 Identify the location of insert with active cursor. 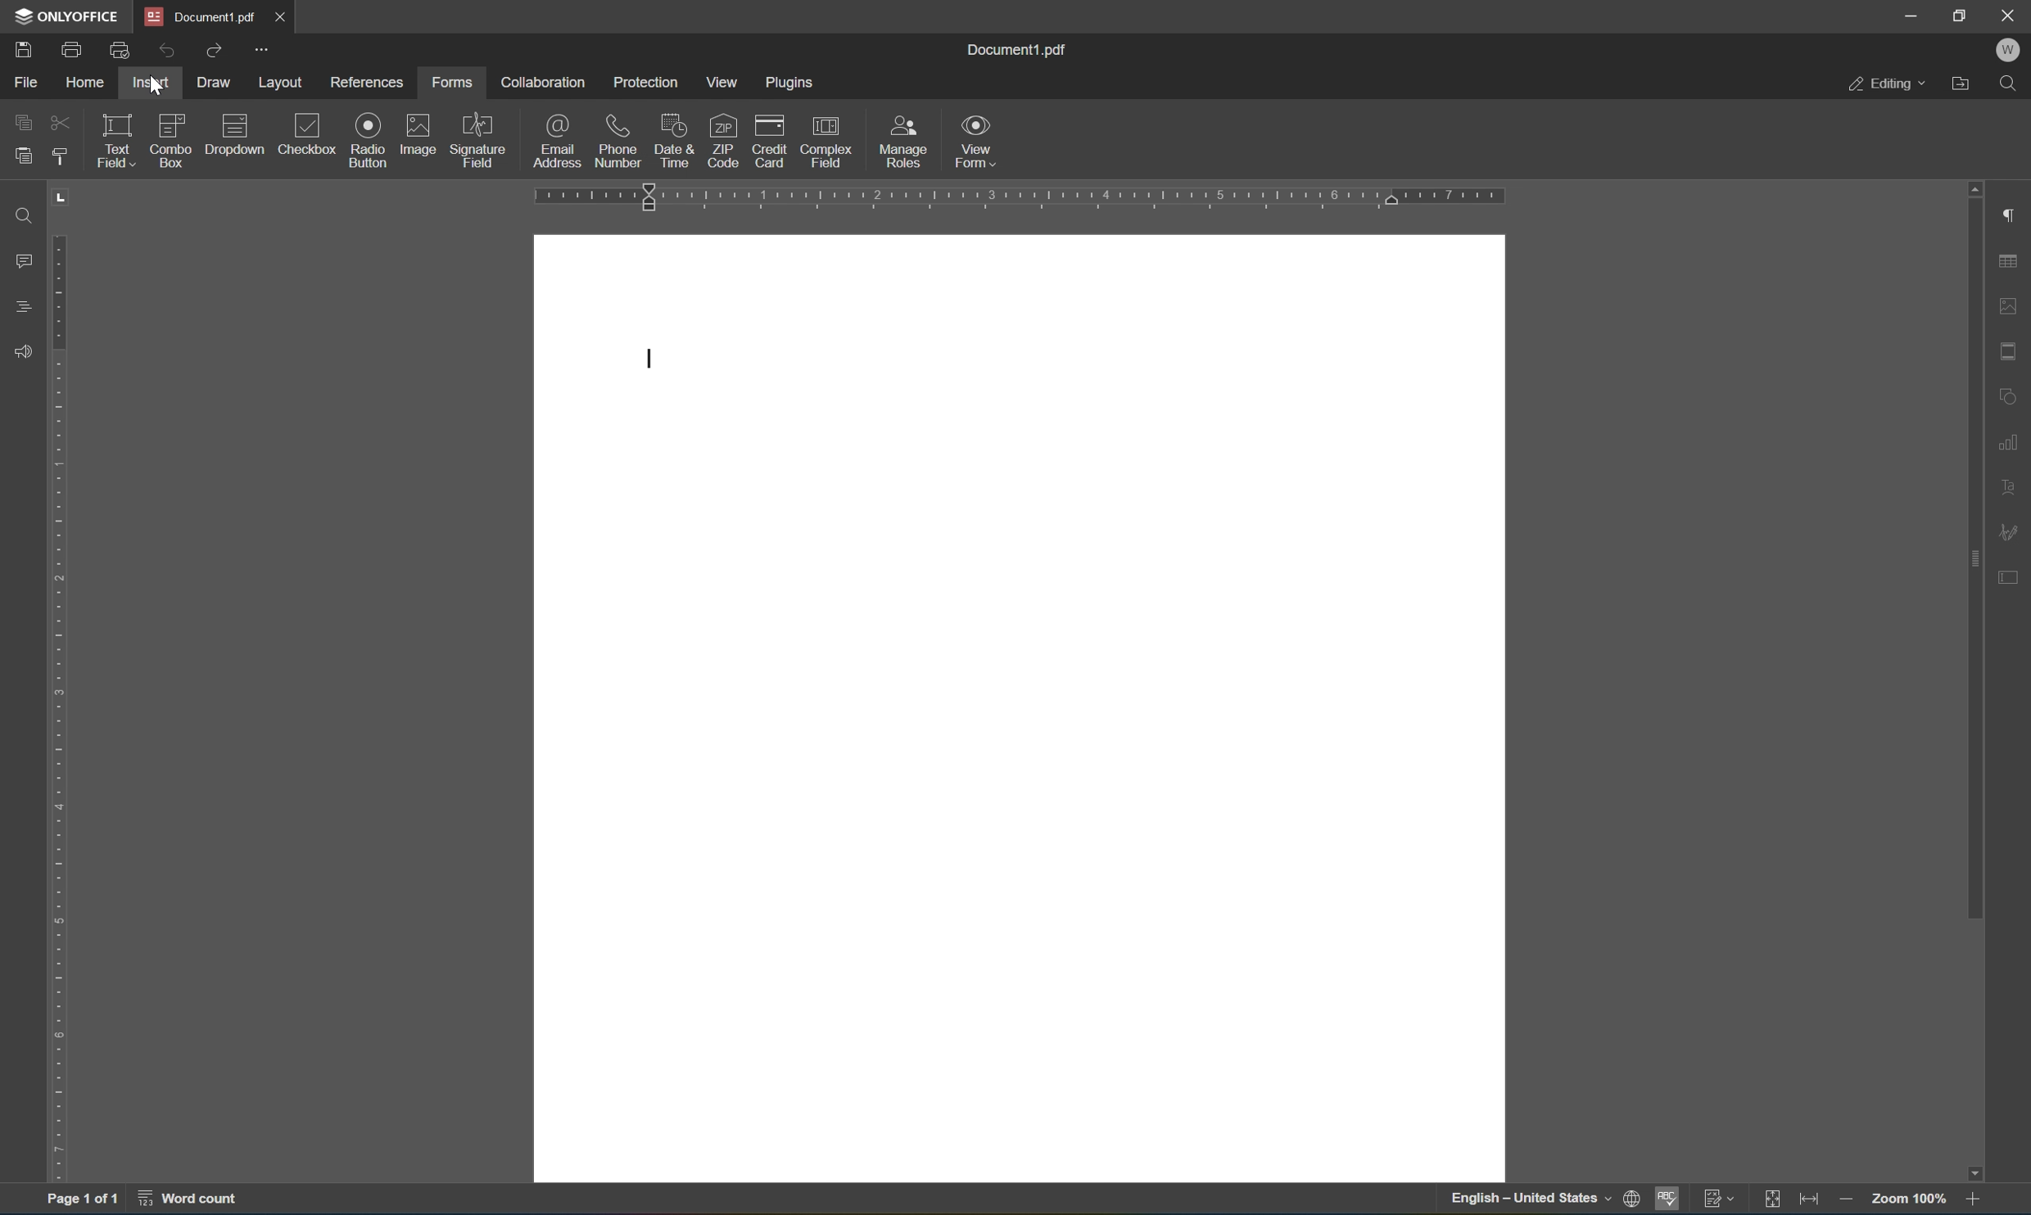
(150, 82).